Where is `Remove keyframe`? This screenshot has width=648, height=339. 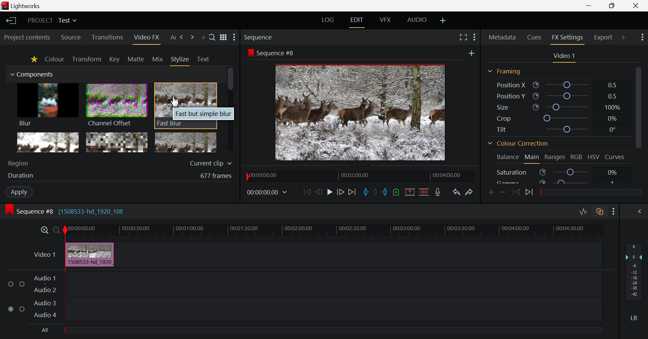 Remove keyframe is located at coordinates (503, 193).